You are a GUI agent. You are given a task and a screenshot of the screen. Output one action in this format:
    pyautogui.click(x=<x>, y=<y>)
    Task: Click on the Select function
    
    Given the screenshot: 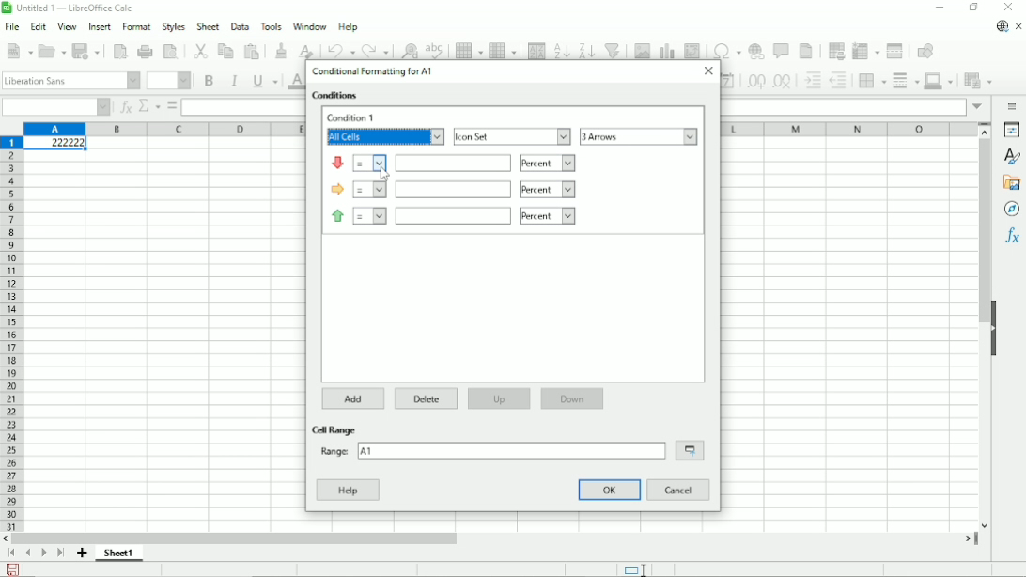 What is the action you would take?
    pyautogui.click(x=149, y=106)
    